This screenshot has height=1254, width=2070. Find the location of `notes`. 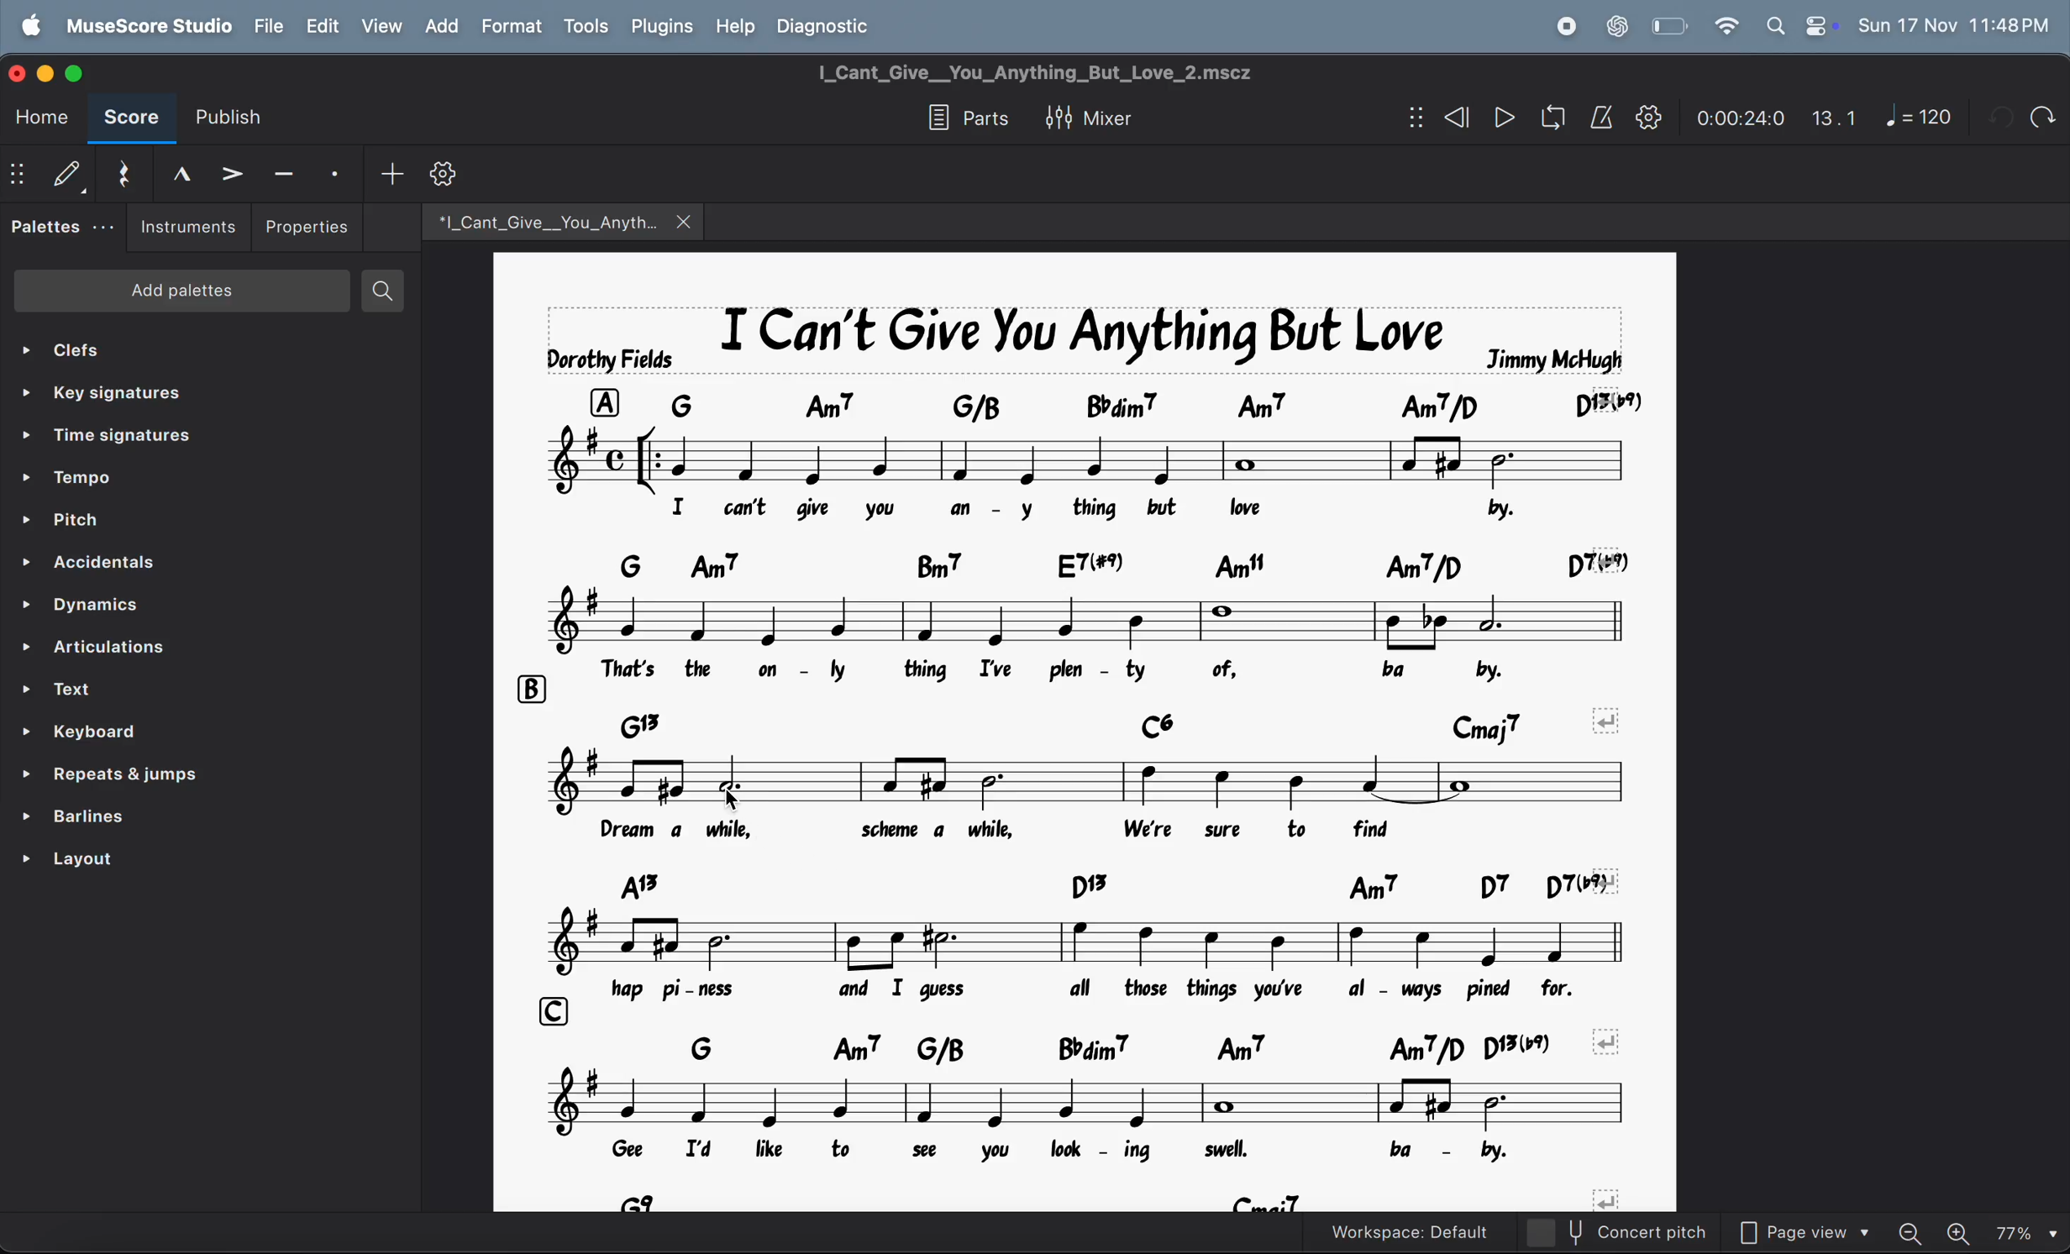

notes is located at coordinates (1087, 943).